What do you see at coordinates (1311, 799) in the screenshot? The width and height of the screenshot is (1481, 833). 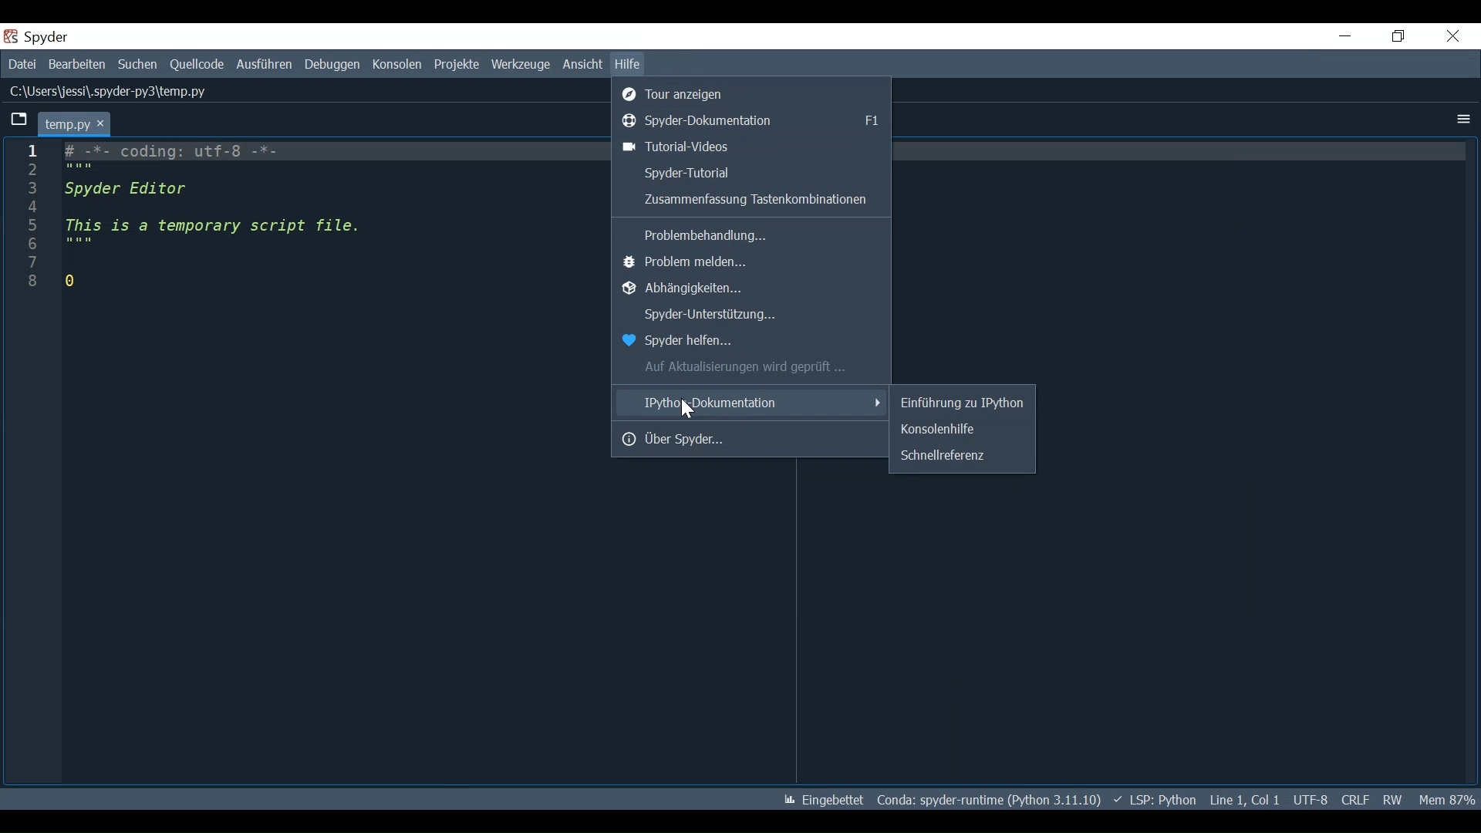 I see `UTF-8` at bounding box center [1311, 799].